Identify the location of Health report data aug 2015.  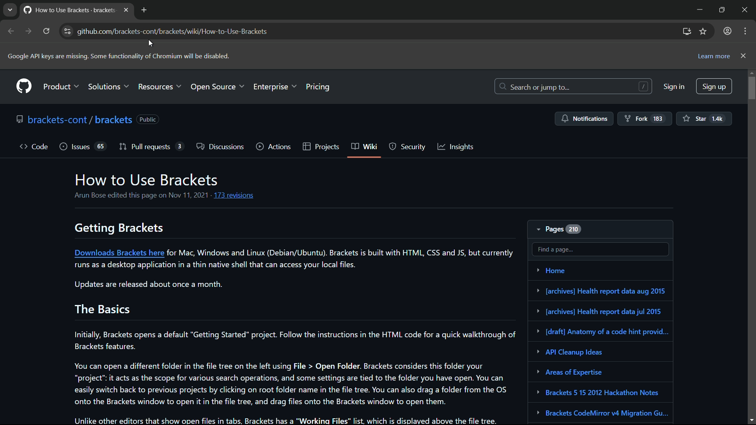
(601, 292).